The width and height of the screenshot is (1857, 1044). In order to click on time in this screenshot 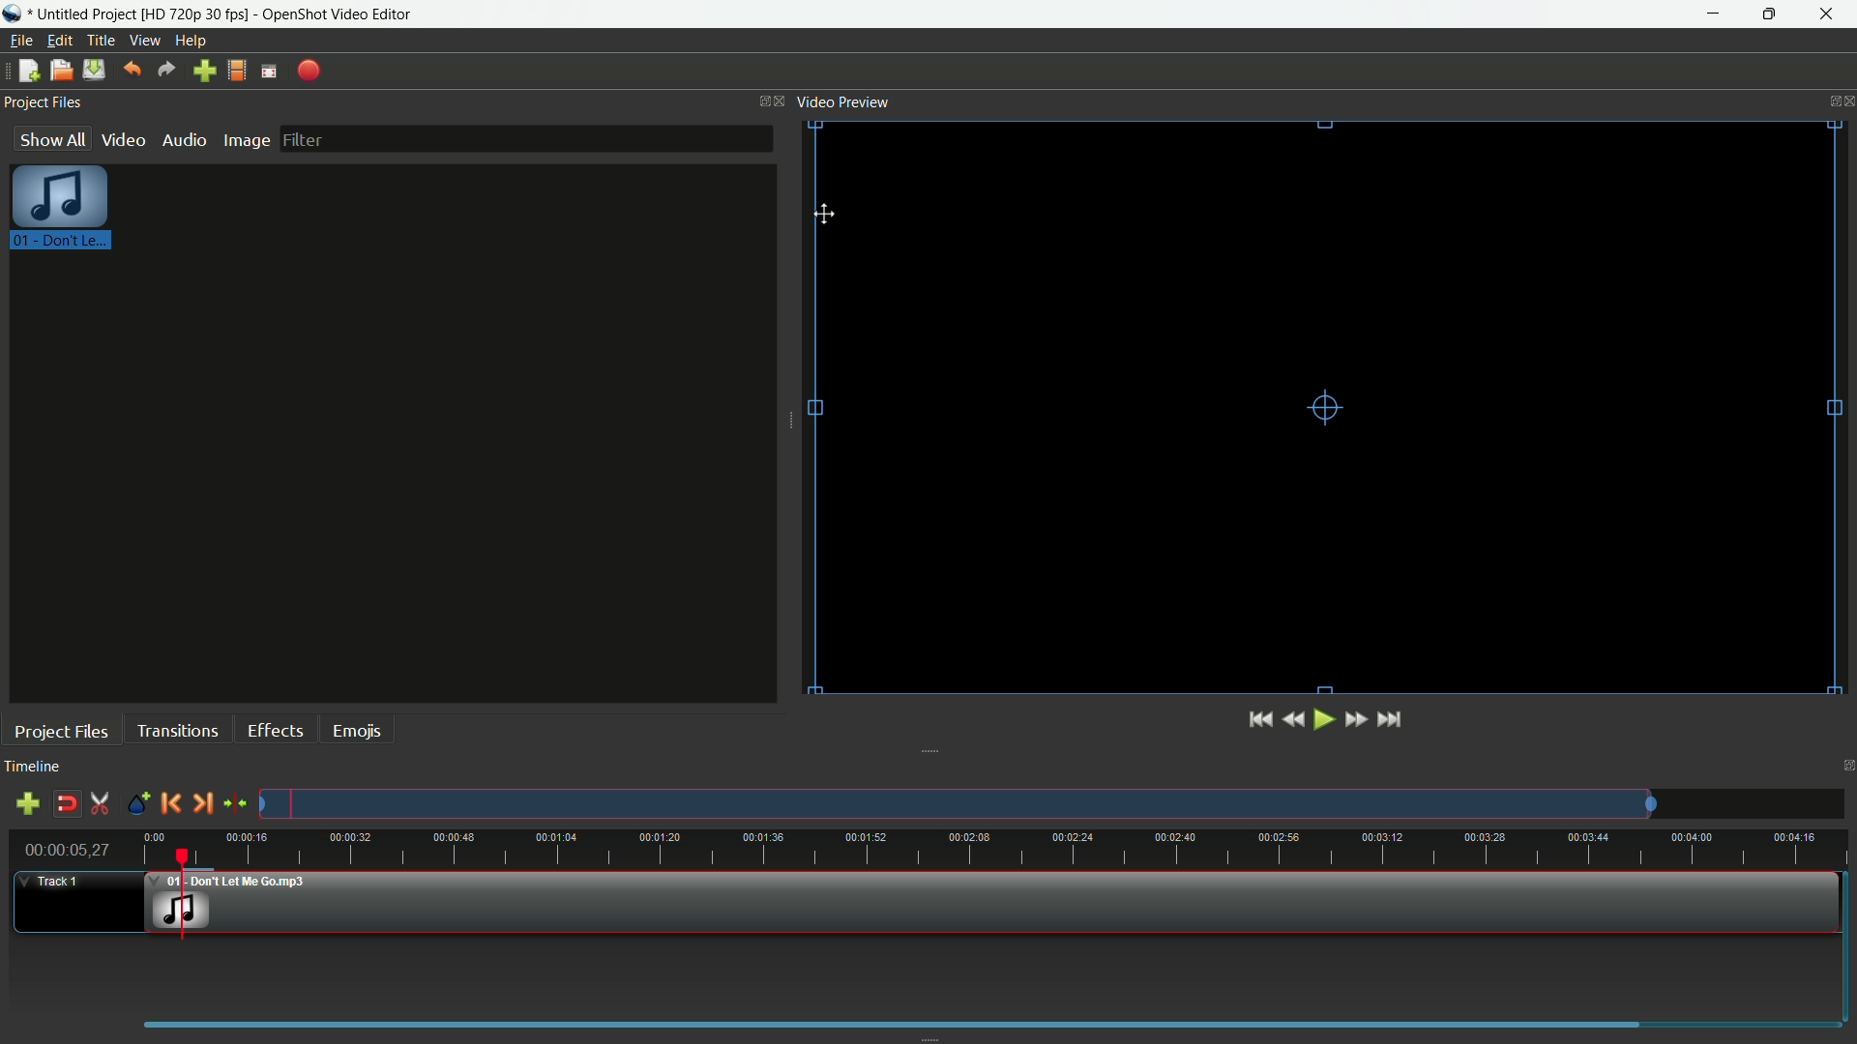, I will do `click(995, 849)`.